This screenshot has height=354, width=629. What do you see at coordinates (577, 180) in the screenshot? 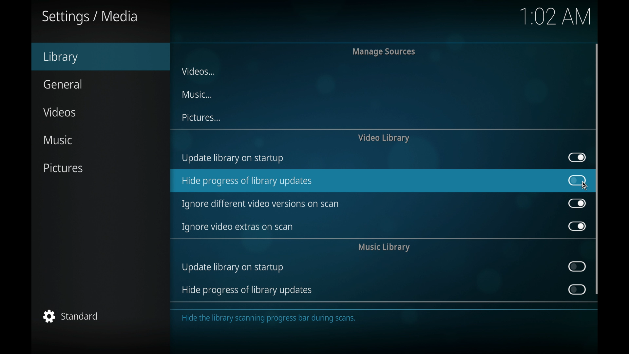
I see `toggle button` at bounding box center [577, 180].